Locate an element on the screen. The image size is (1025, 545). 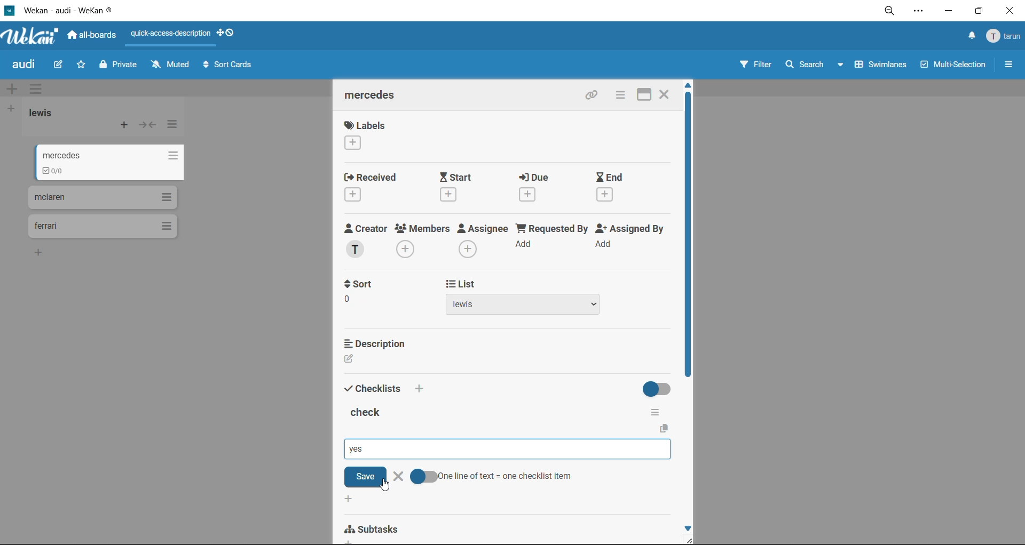
sidebar is located at coordinates (1009, 65).